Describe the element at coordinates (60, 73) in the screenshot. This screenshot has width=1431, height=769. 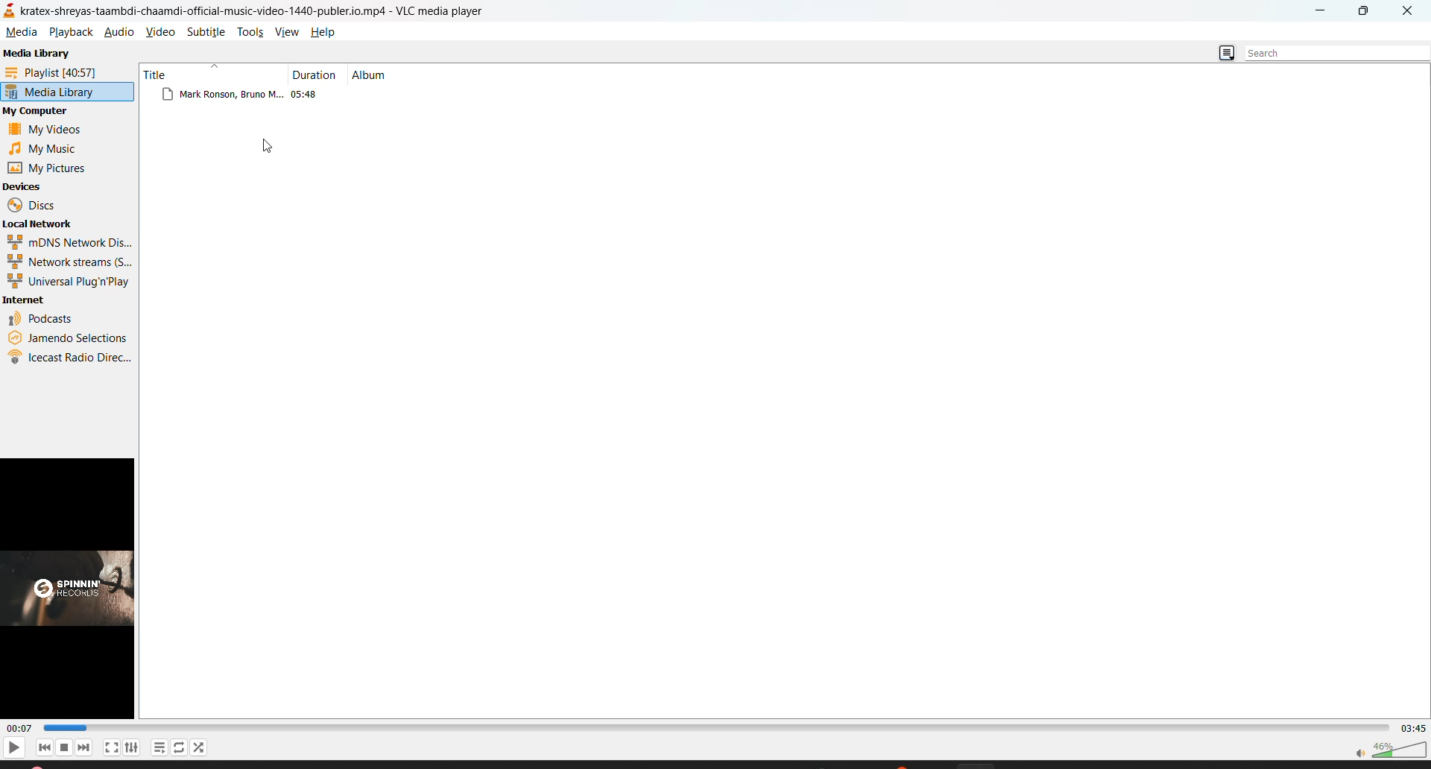
I see `playlist` at that location.